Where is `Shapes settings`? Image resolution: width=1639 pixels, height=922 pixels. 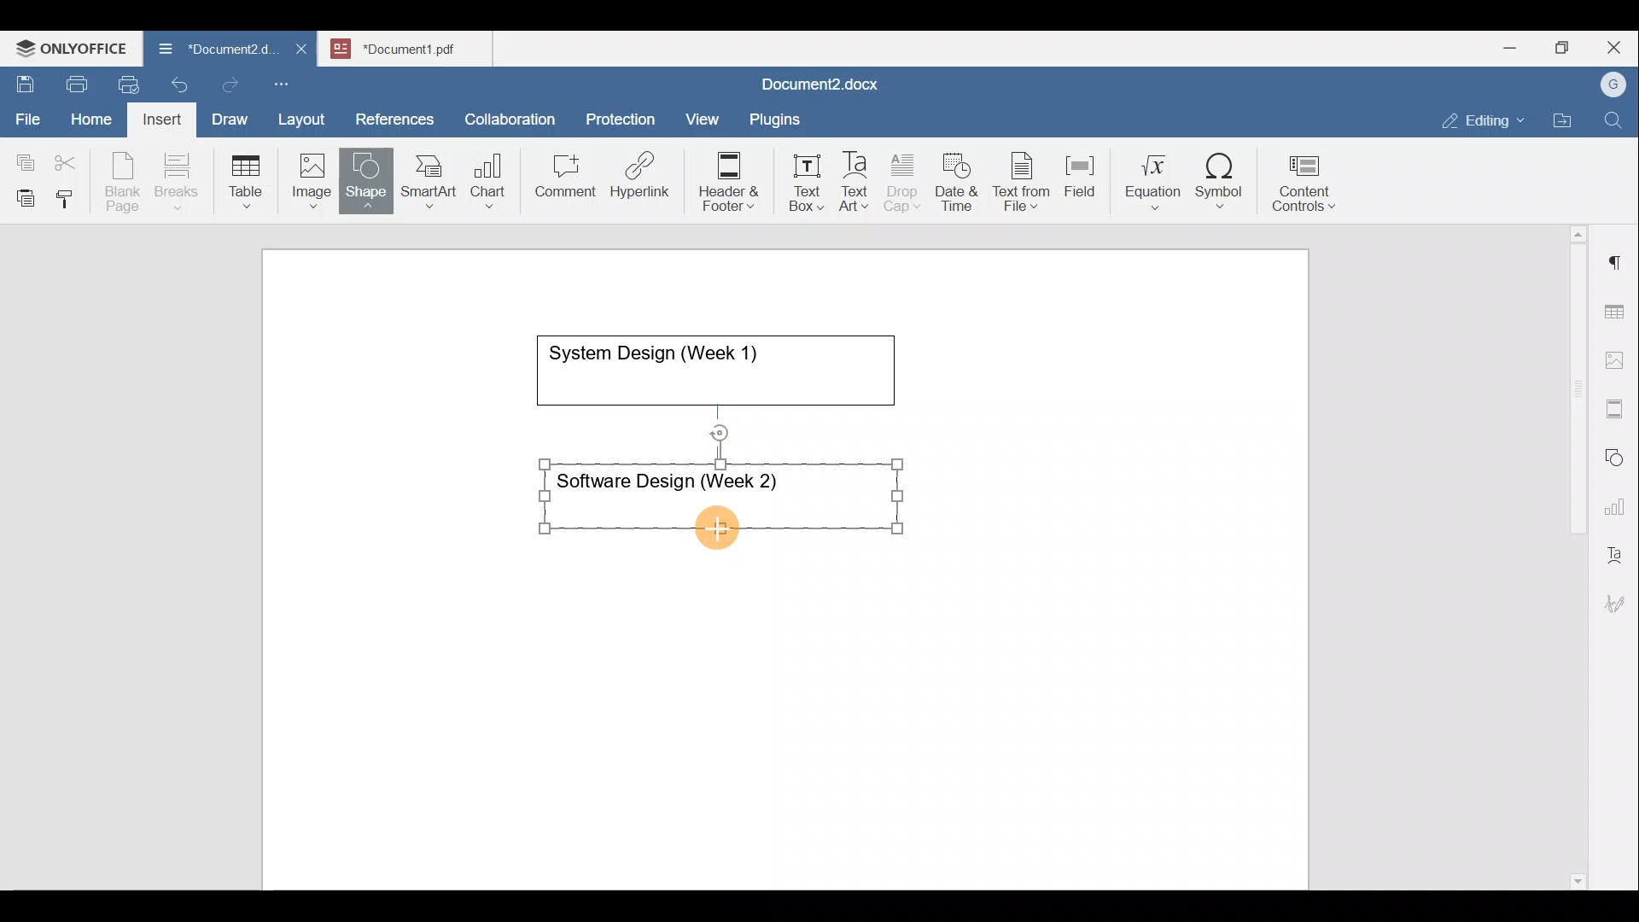
Shapes settings is located at coordinates (1618, 455).